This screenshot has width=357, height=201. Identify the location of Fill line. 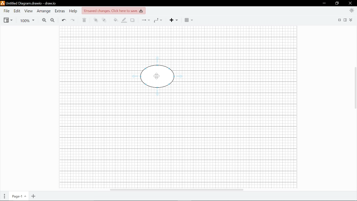
(124, 20).